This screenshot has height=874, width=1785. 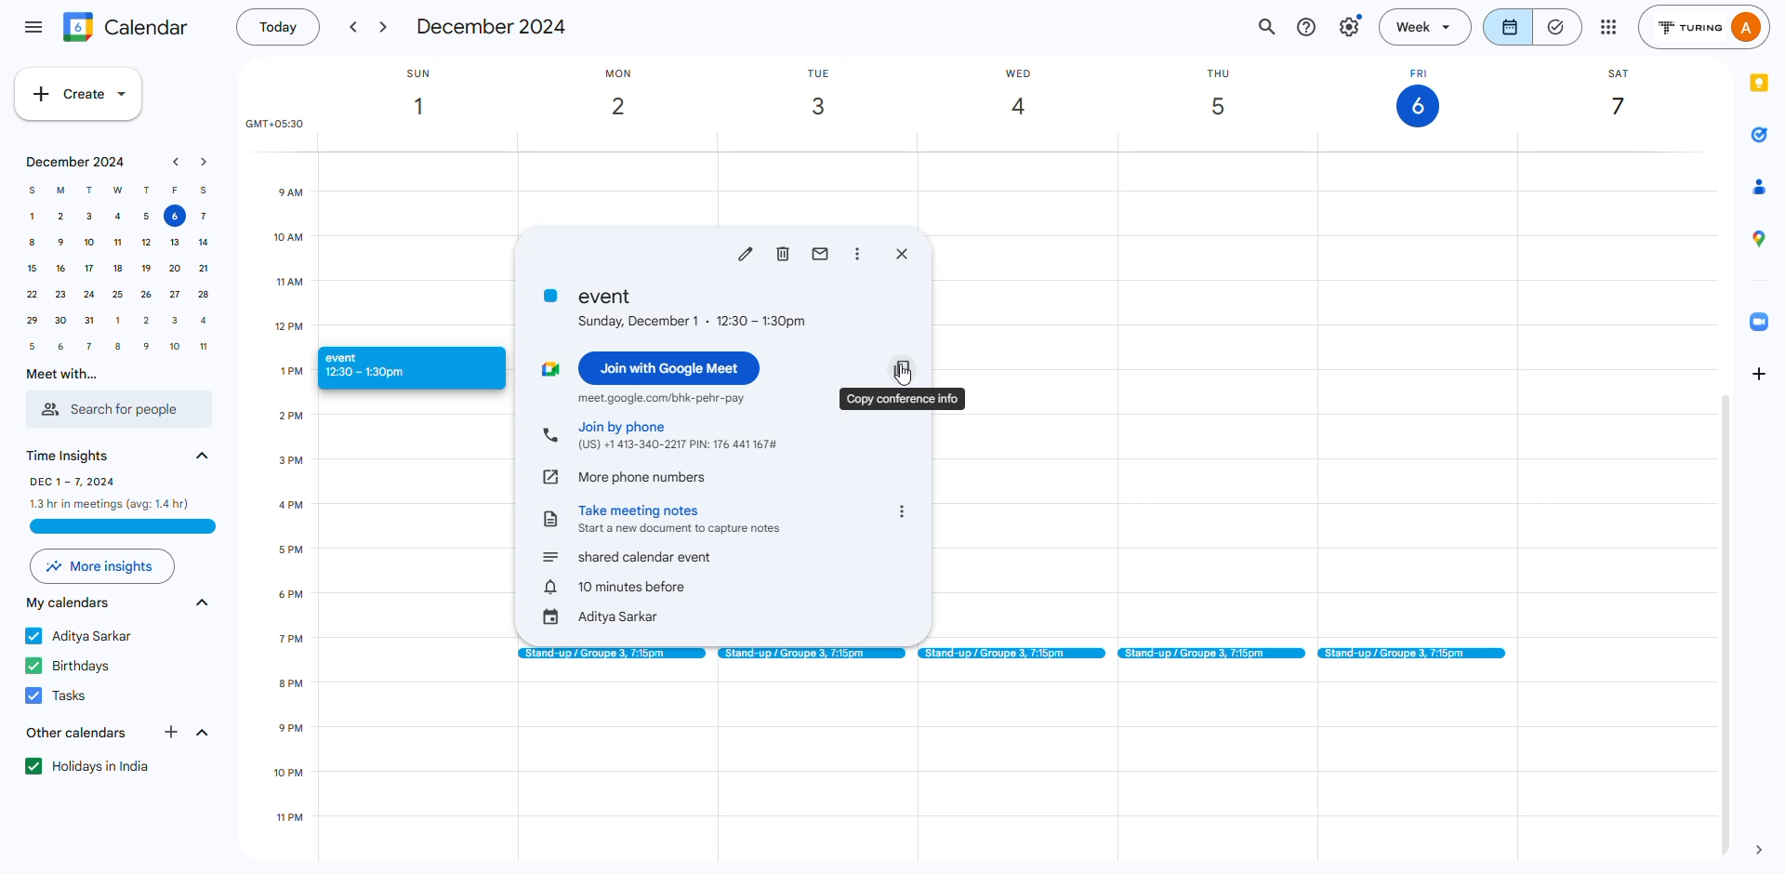 What do you see at coordinates (33, 24) in the screenshot?
I see `meu` at bounding box center [33, 24].